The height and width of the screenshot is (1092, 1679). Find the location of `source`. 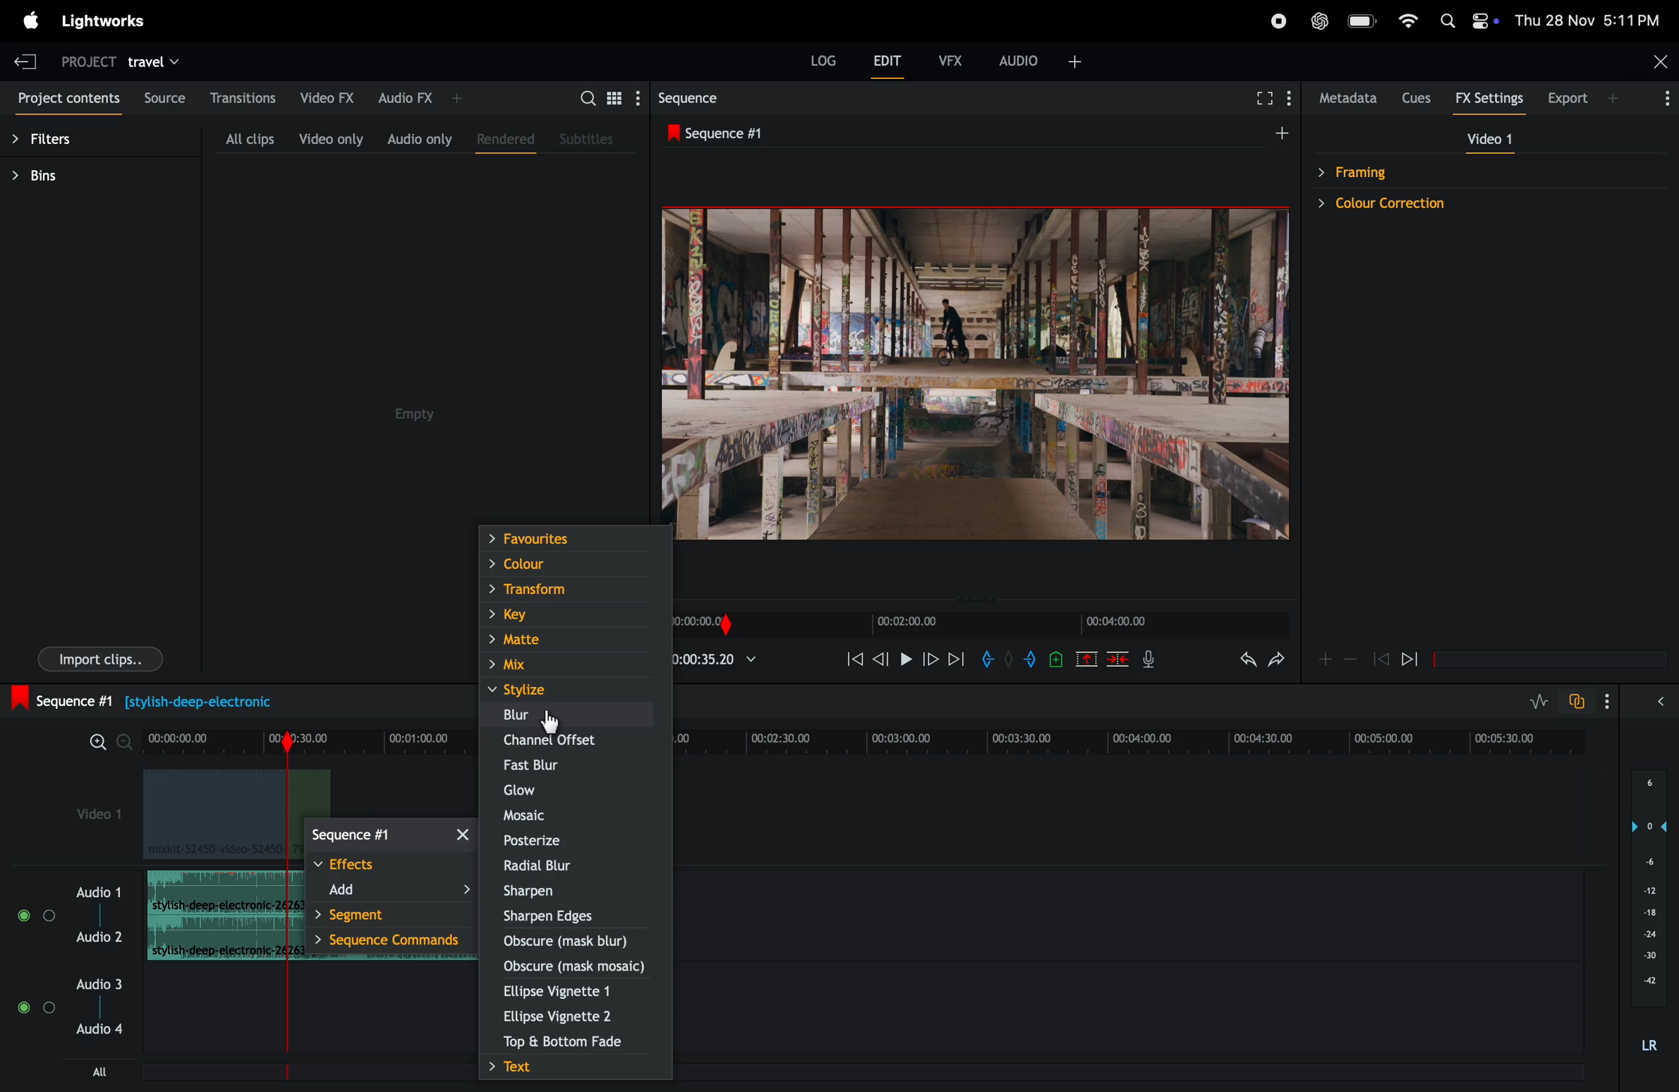

source is located at coordinates (163, 96).